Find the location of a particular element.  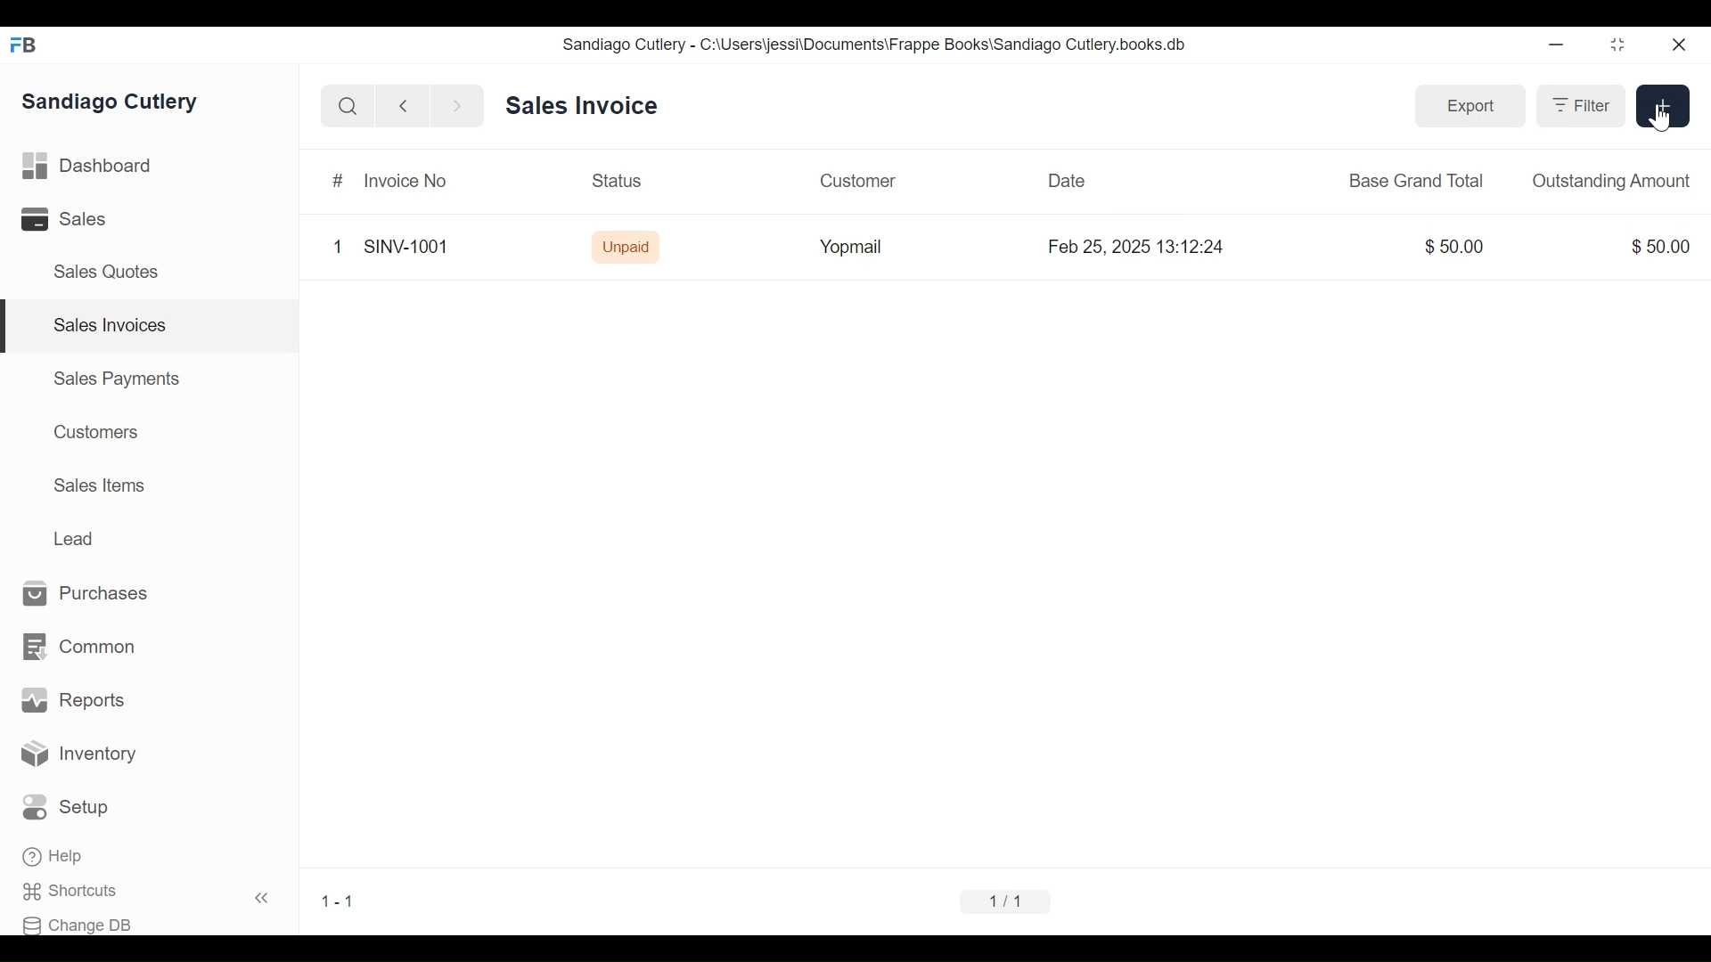

Feb 25, 2025 13:12:24 is located at coordinates (1141, 246).